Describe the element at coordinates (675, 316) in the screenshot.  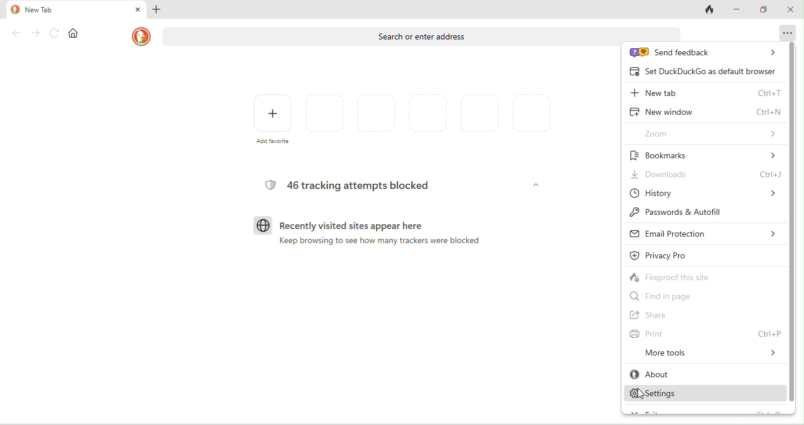
I see `share` at that location.